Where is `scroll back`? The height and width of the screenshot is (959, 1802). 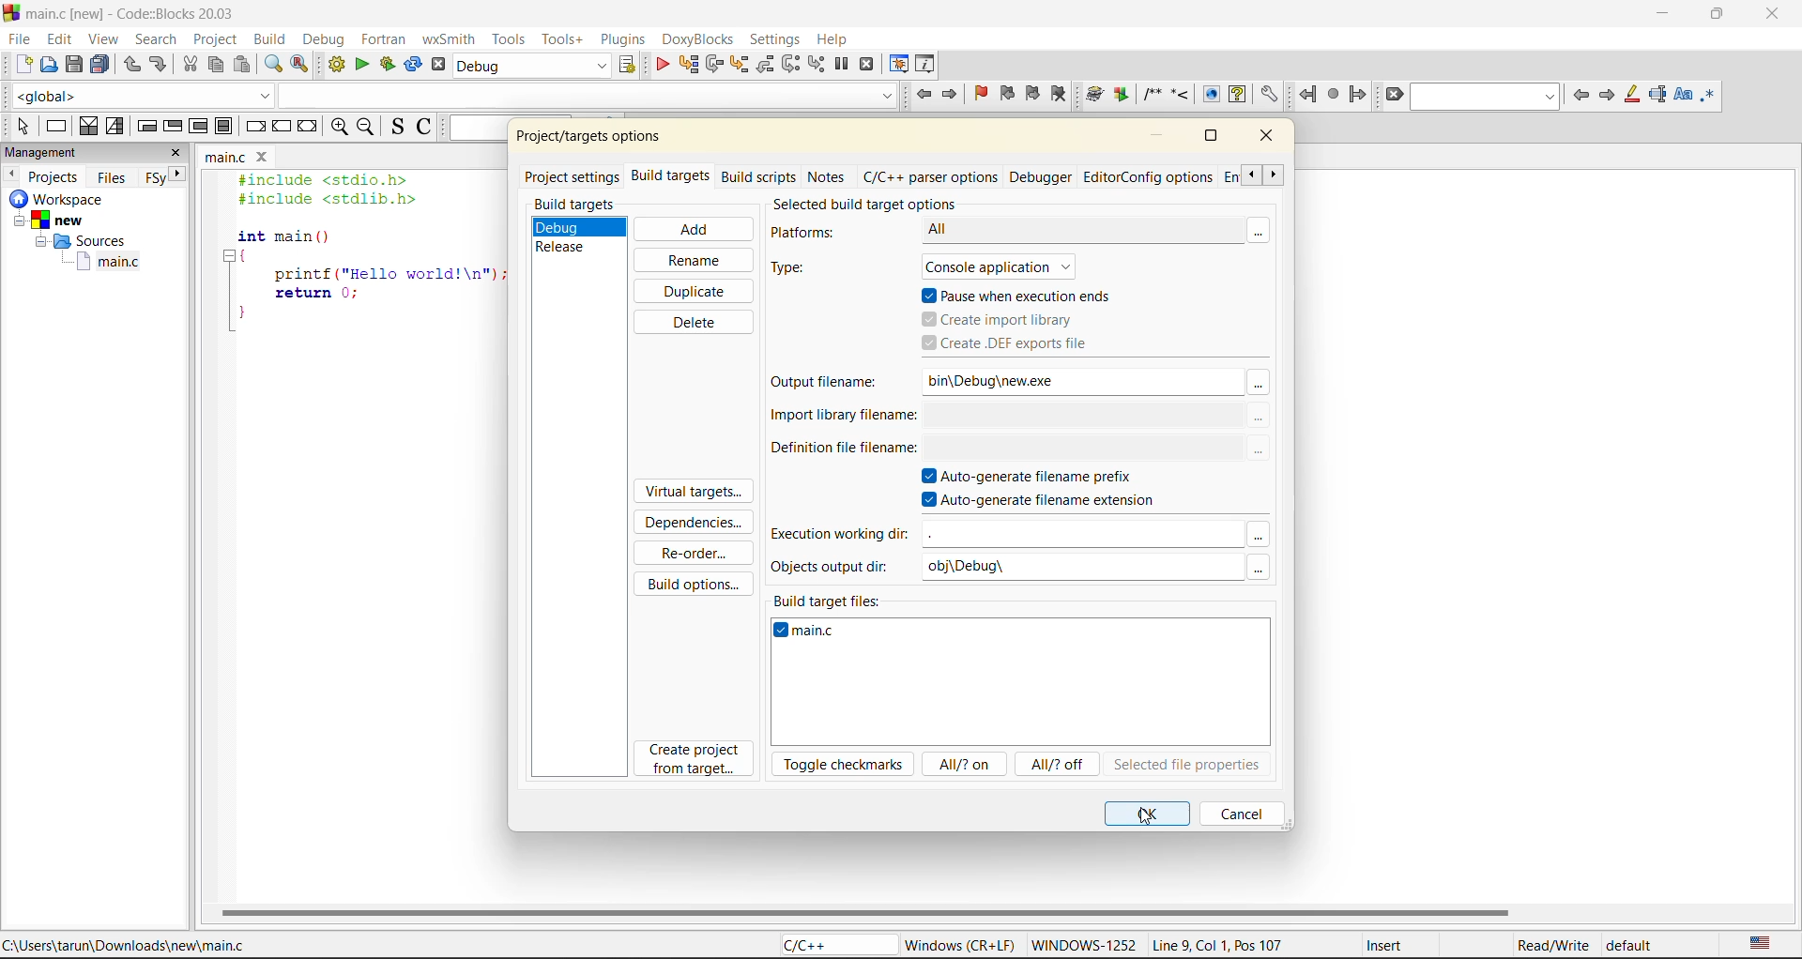 scroll back is located at coordinates (1248, 175).